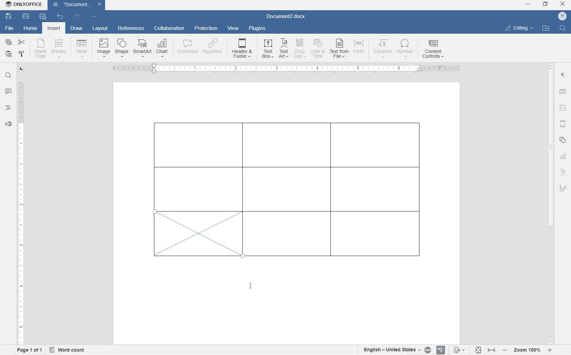 This screenshot has width=571, height=355. What do you see at coordinates (53, 29) in the screenshot?
I see `insert` at bounding box center [53, 29].